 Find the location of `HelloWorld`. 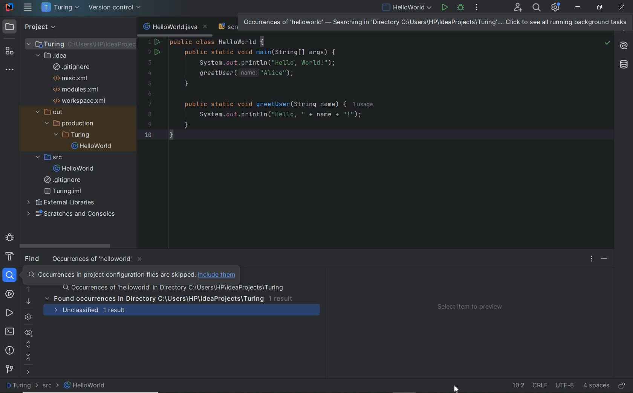

HelloWorld is located at coordinates (85, 386).